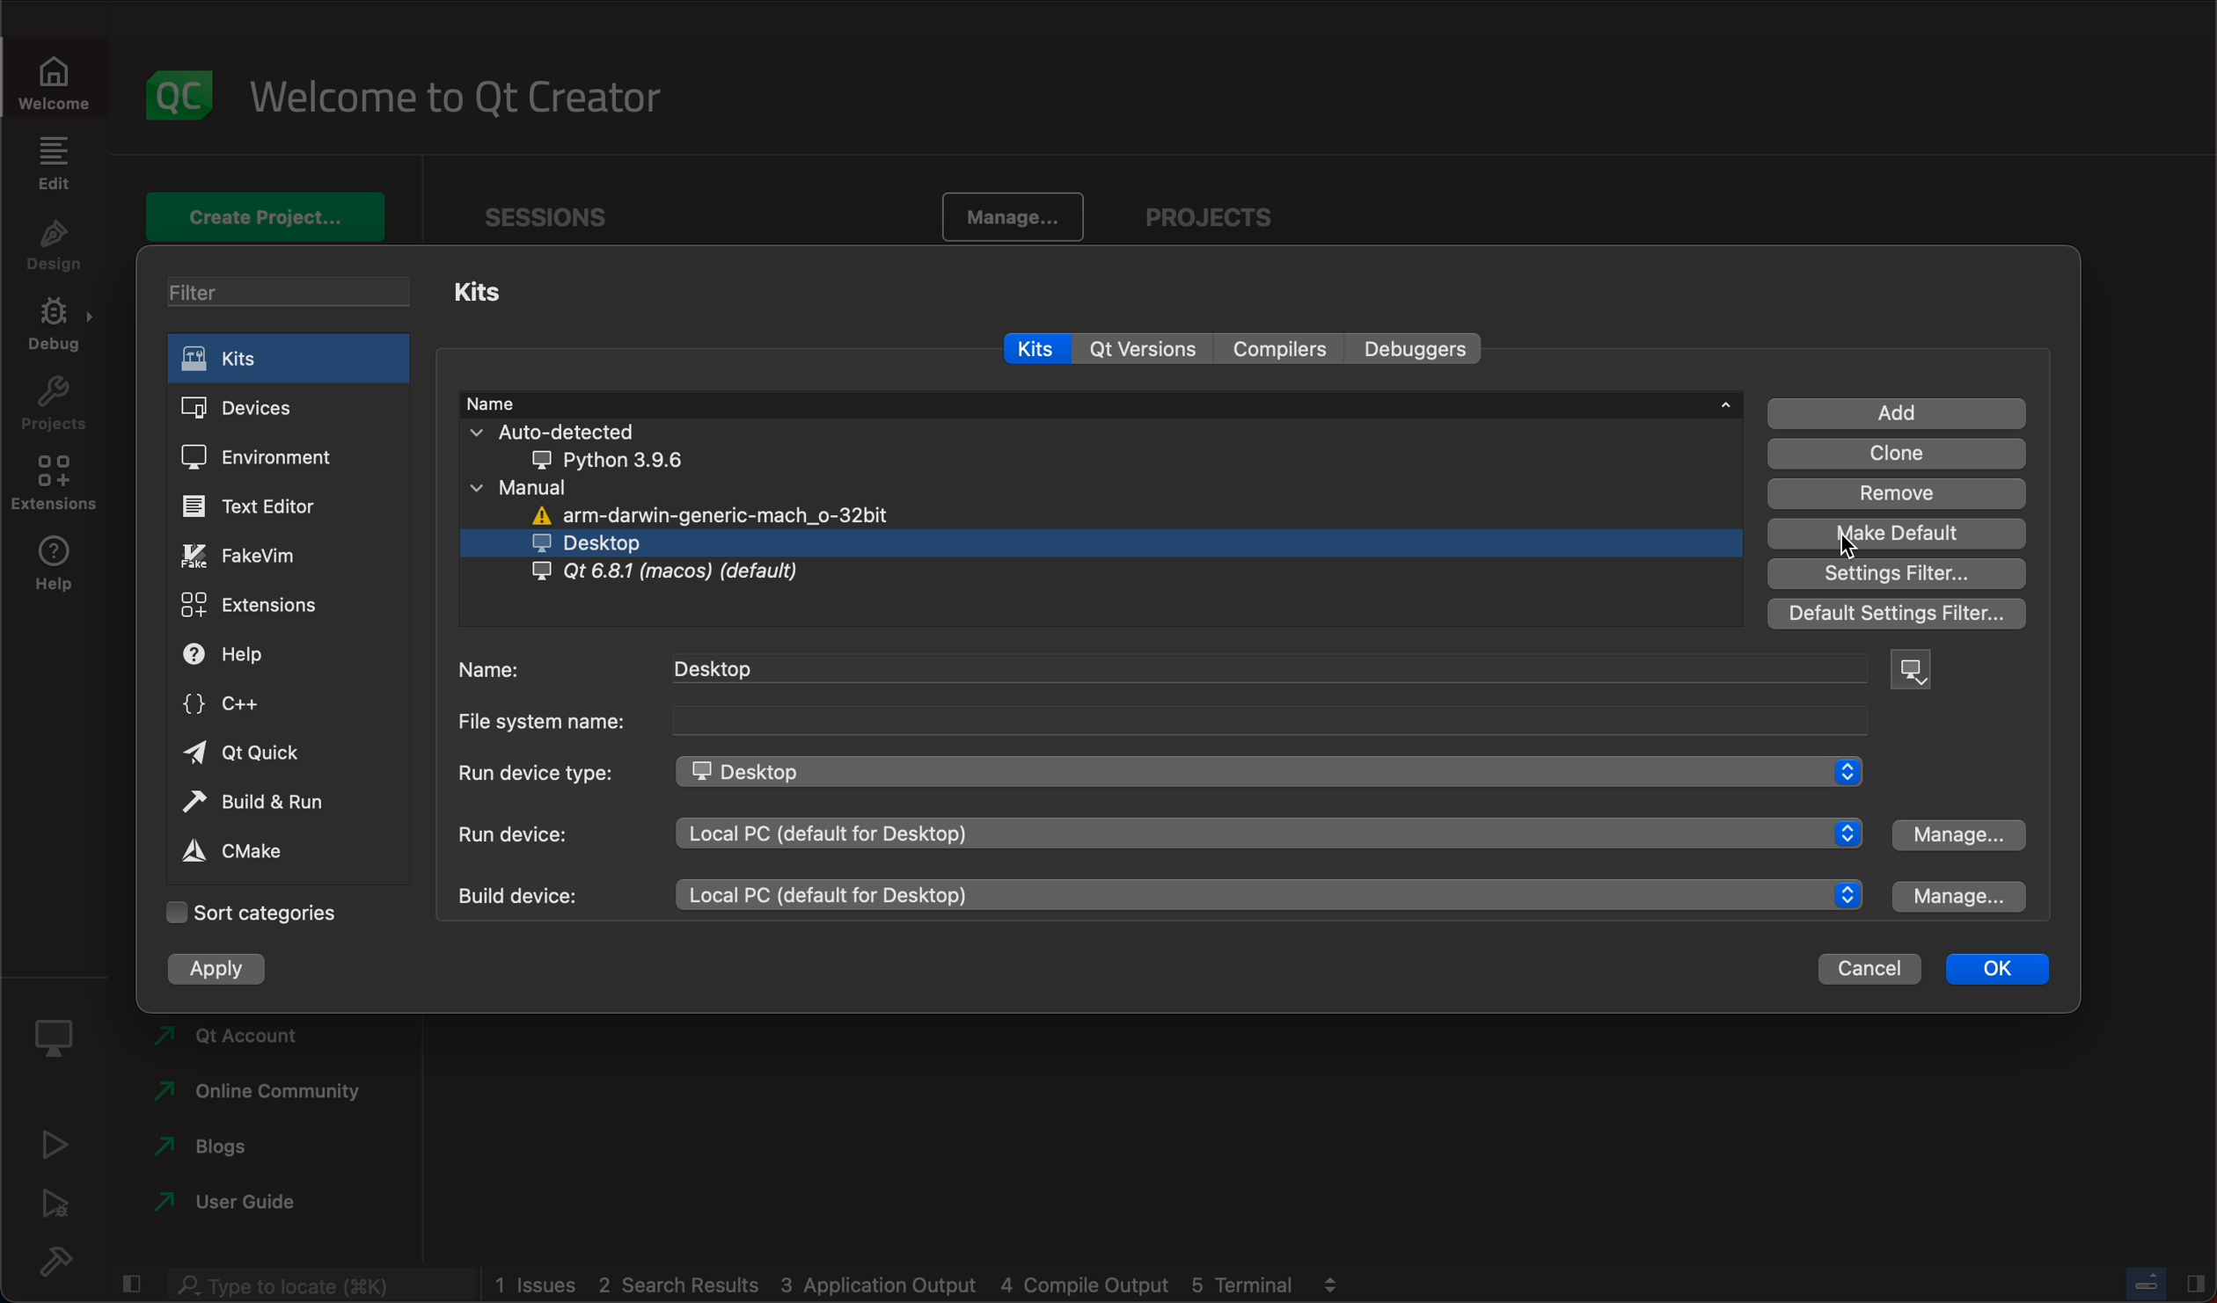 This screenshot has height=1303, width=2217. Describe the element at coordinates (523, 833) in the screenshot. I see `run device:` at that location.